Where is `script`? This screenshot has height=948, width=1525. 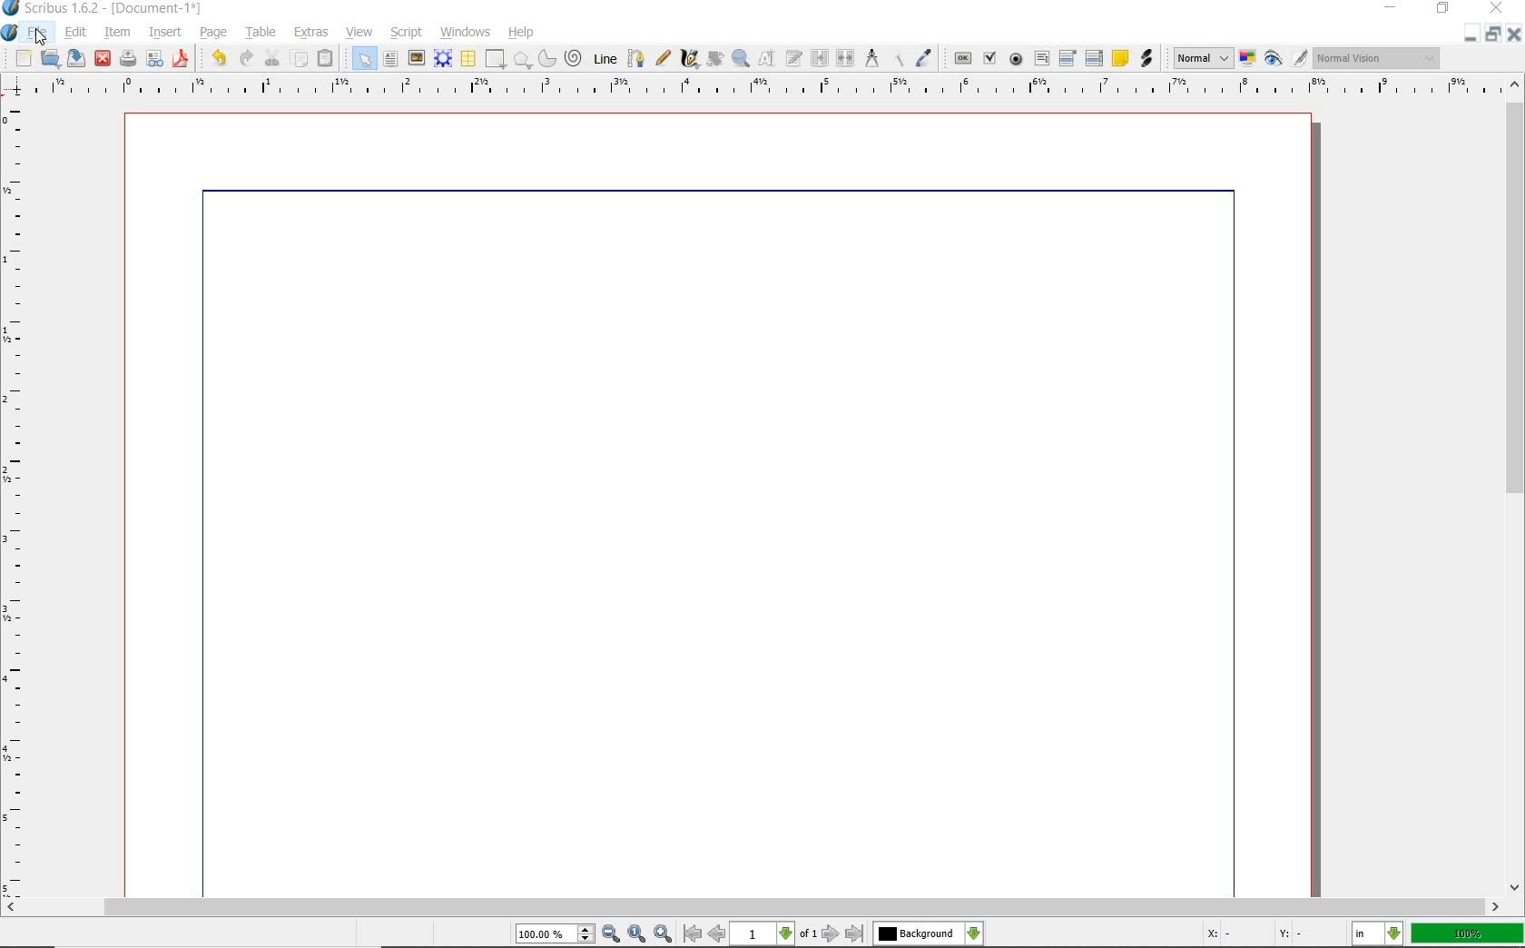 script is located at coordinates (407, 33).